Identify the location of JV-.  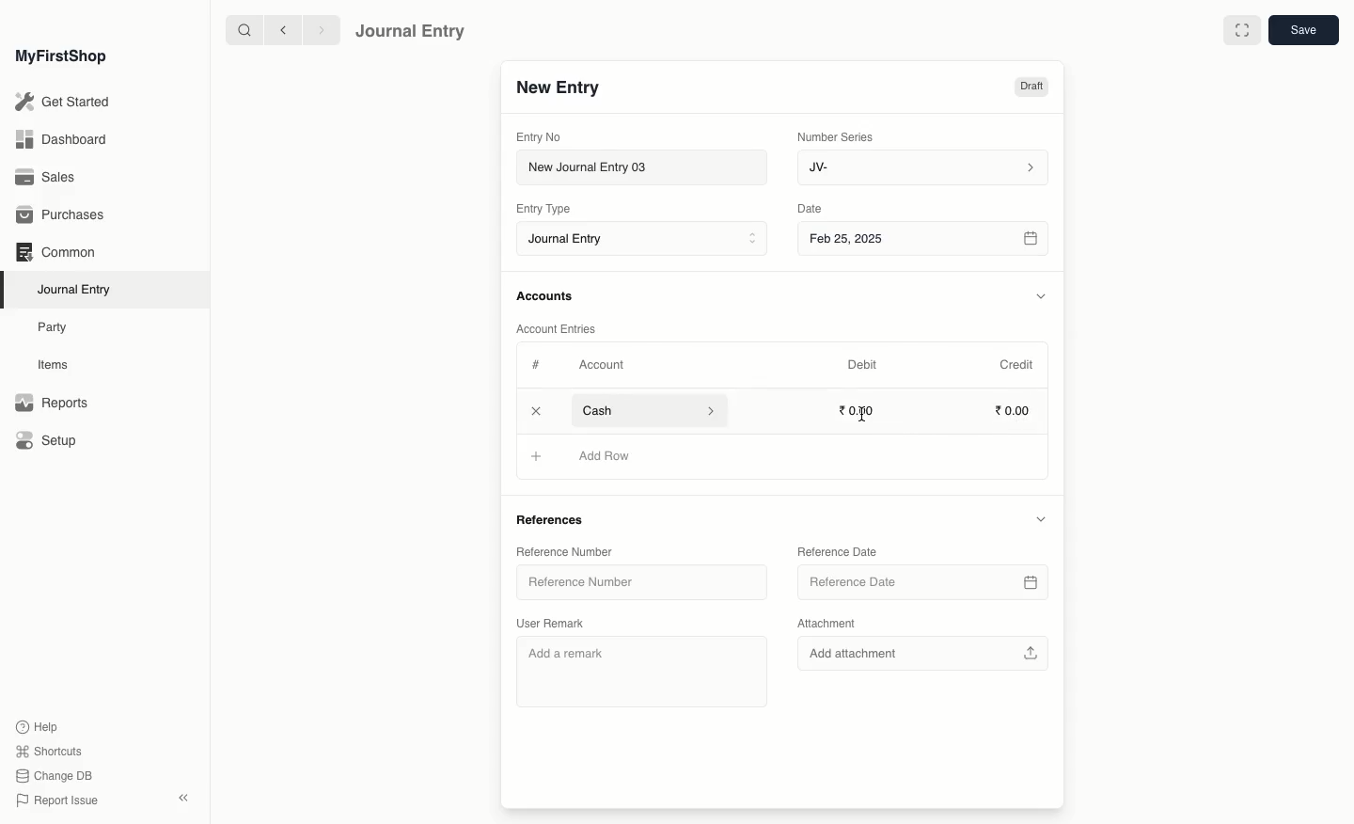
(921, 167).